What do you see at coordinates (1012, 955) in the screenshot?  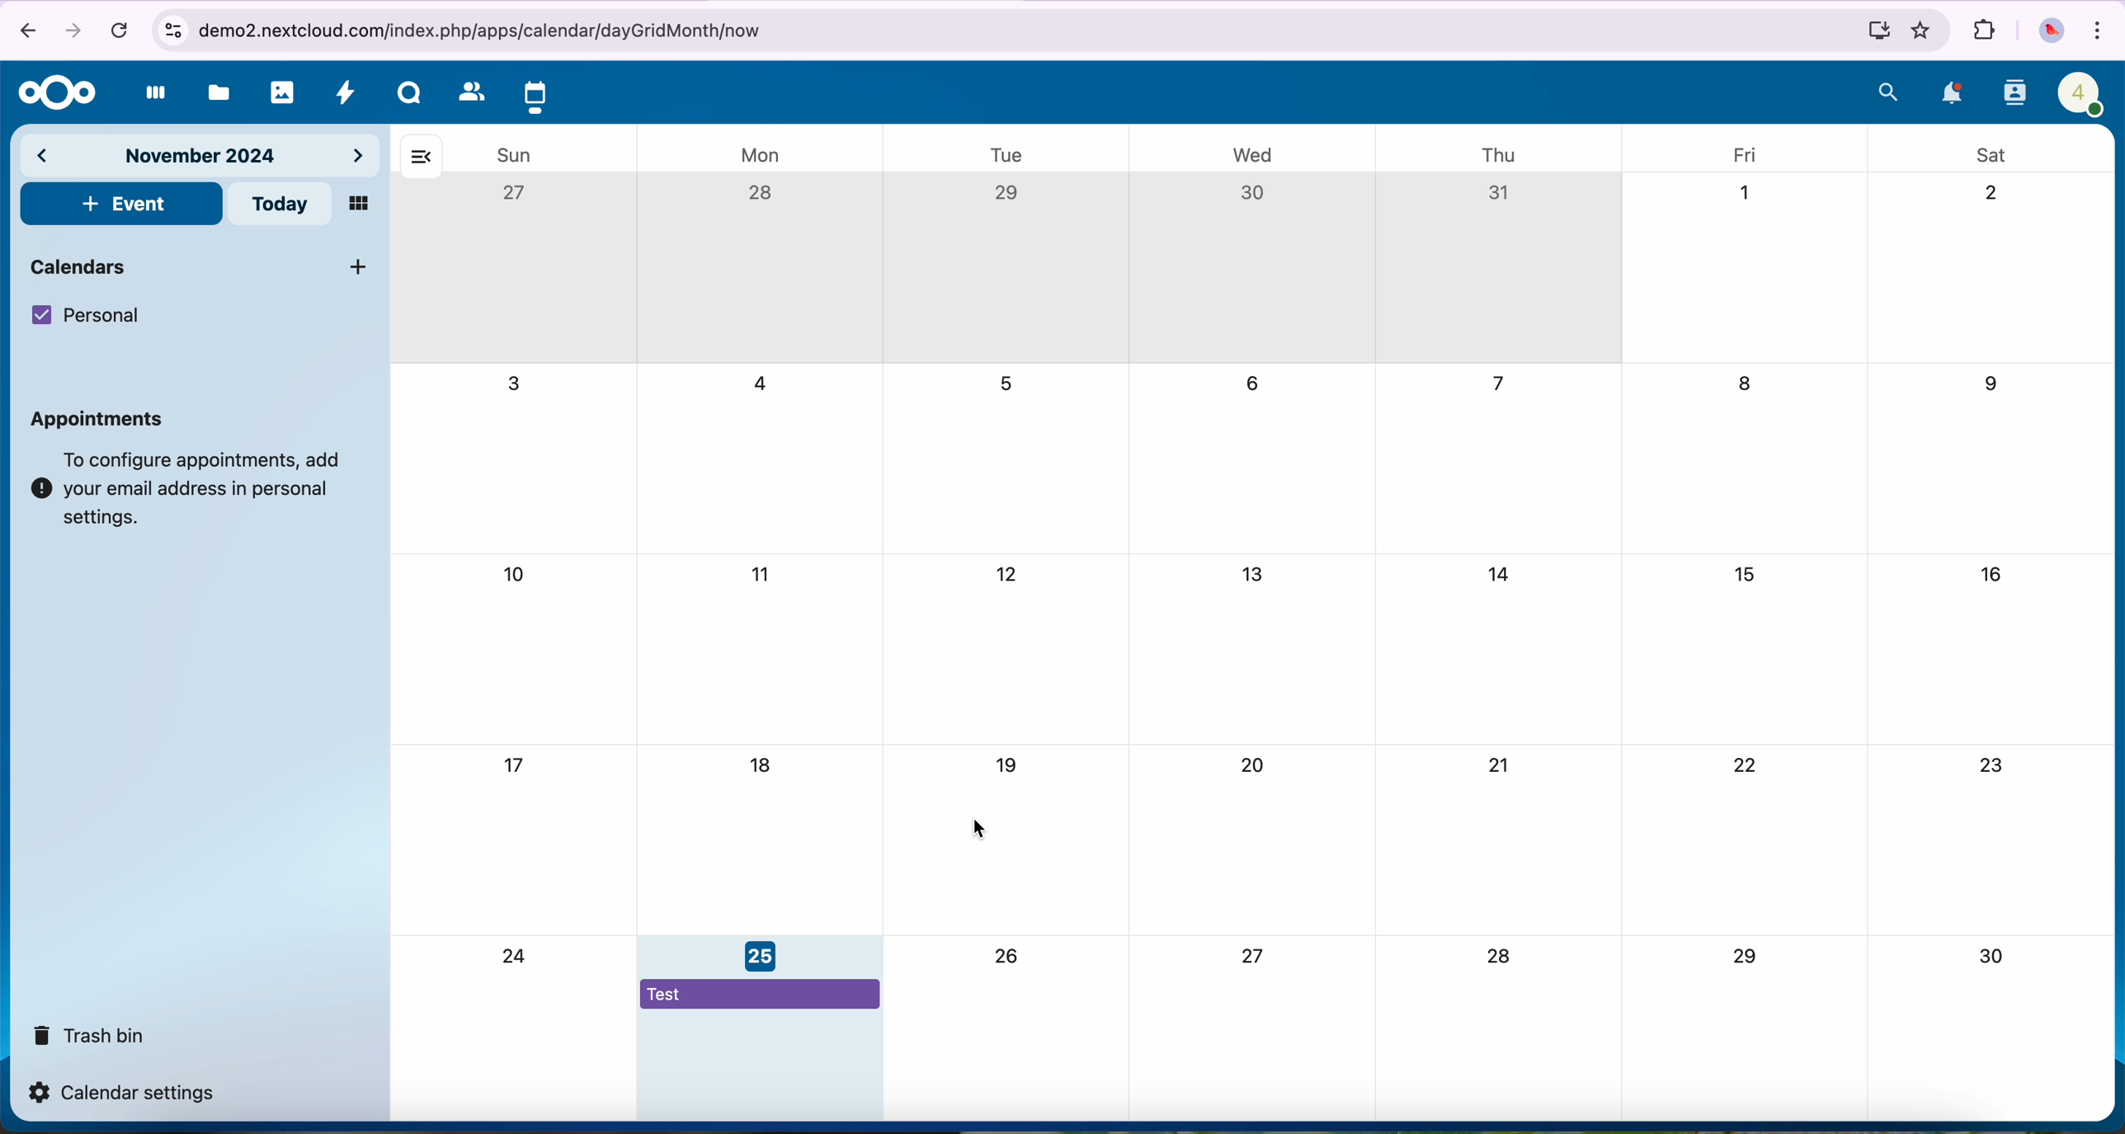 I see `26` at bounding box center [1012, 955].